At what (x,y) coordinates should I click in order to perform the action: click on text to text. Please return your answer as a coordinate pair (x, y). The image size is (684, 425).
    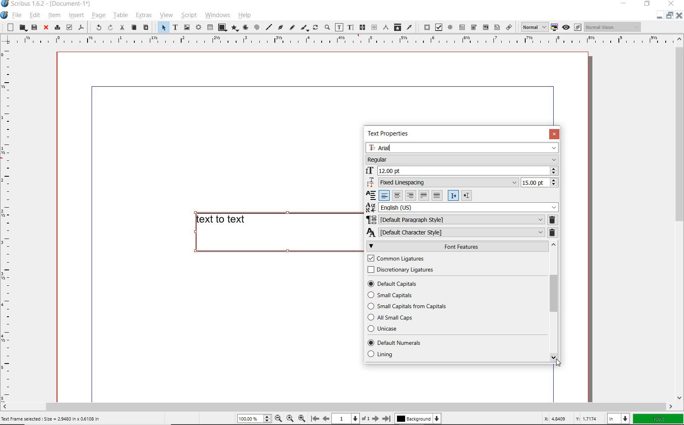
    Looking at the image, I should click on (275, 232).